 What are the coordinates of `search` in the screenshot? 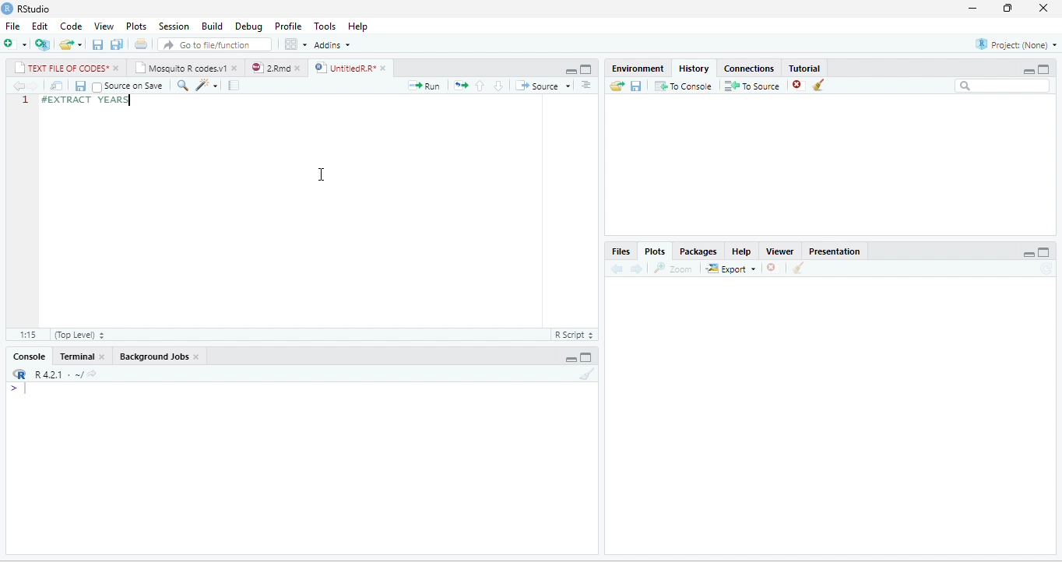 It's located at (182, 86).